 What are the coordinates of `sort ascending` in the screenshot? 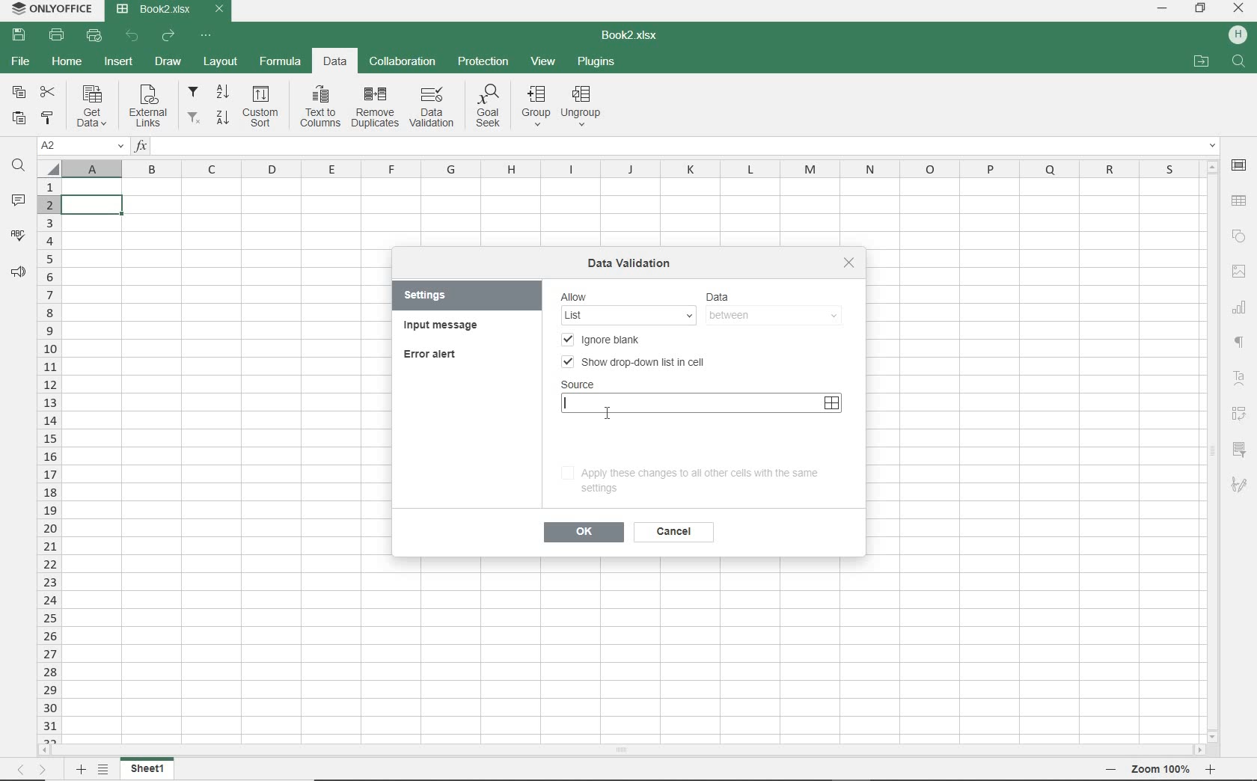 It's located at (225, 93).